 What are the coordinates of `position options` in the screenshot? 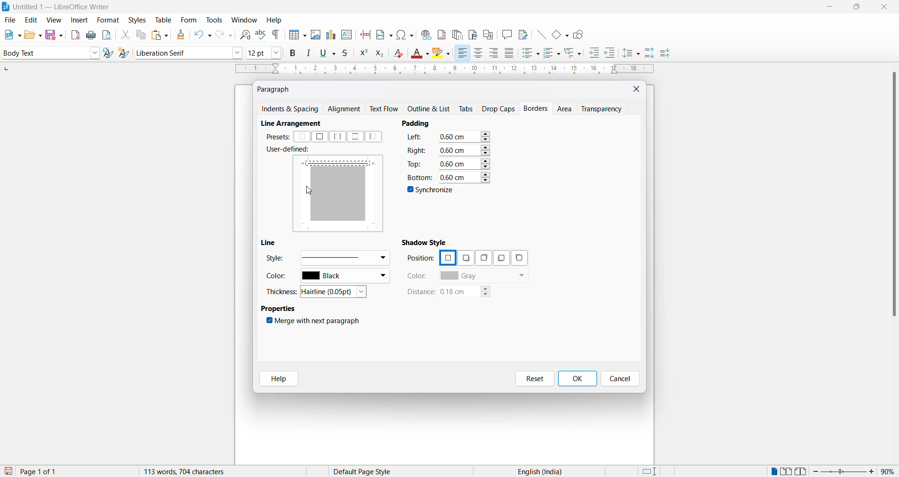 It's located at (519, 258).